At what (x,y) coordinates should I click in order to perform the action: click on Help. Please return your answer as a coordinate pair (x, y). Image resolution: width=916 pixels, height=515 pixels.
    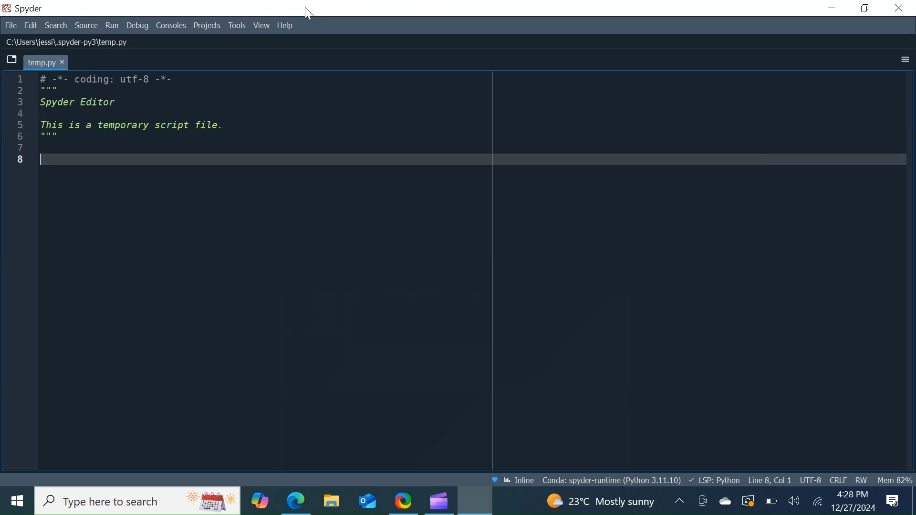
    Looking at the image, I should click on (288, 26).